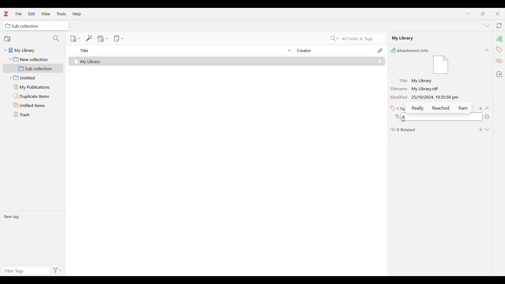 Image resolution: width=505 pixels, height=284 pixels. What do you see at coordinates (487, 108) in the screenshot?
I see `Collapse` at bounding box center [487, 108].